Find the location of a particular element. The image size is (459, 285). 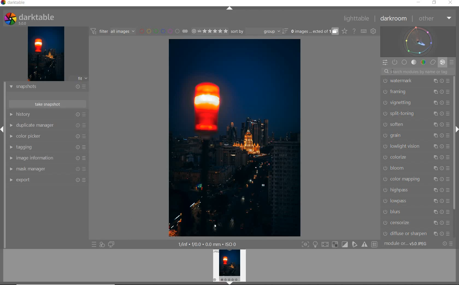

Reset is located at coordinates (442, 179).